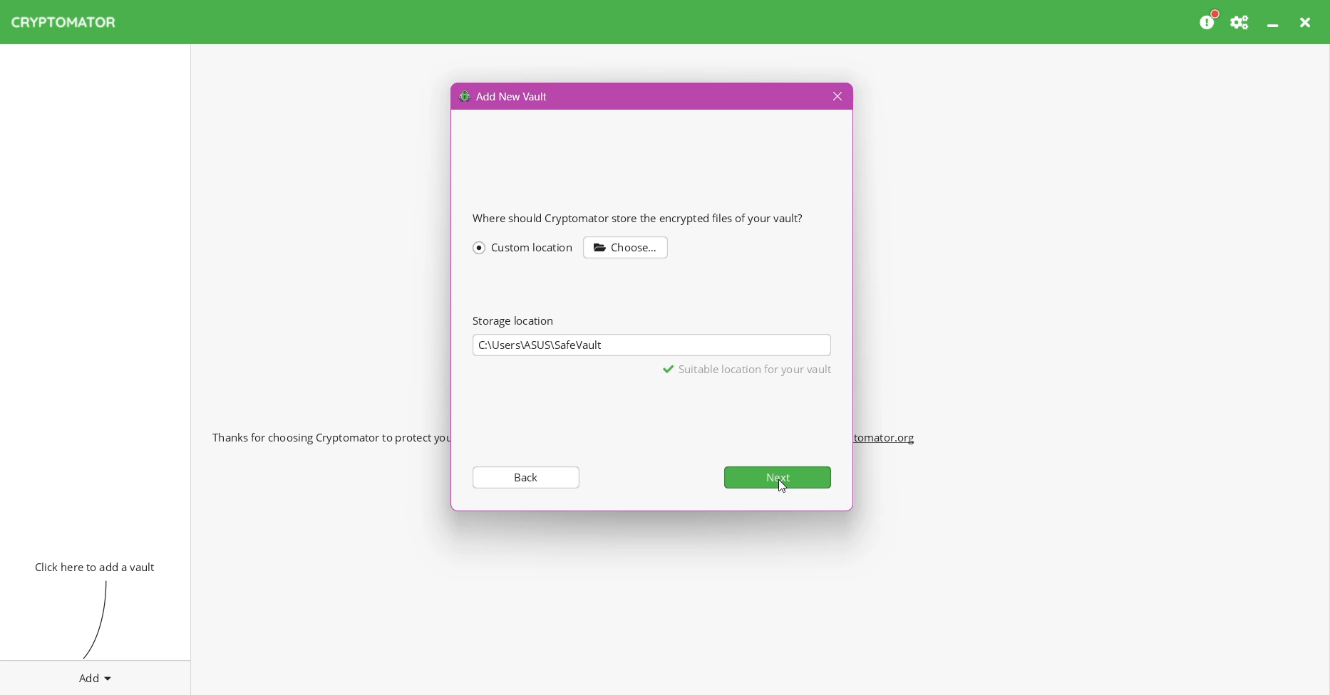 The height and width of the screenshot is (695, 1330). Describe the element at coordinates (92, 565) in the screenshot. I see `Click here to add vault` at that location.